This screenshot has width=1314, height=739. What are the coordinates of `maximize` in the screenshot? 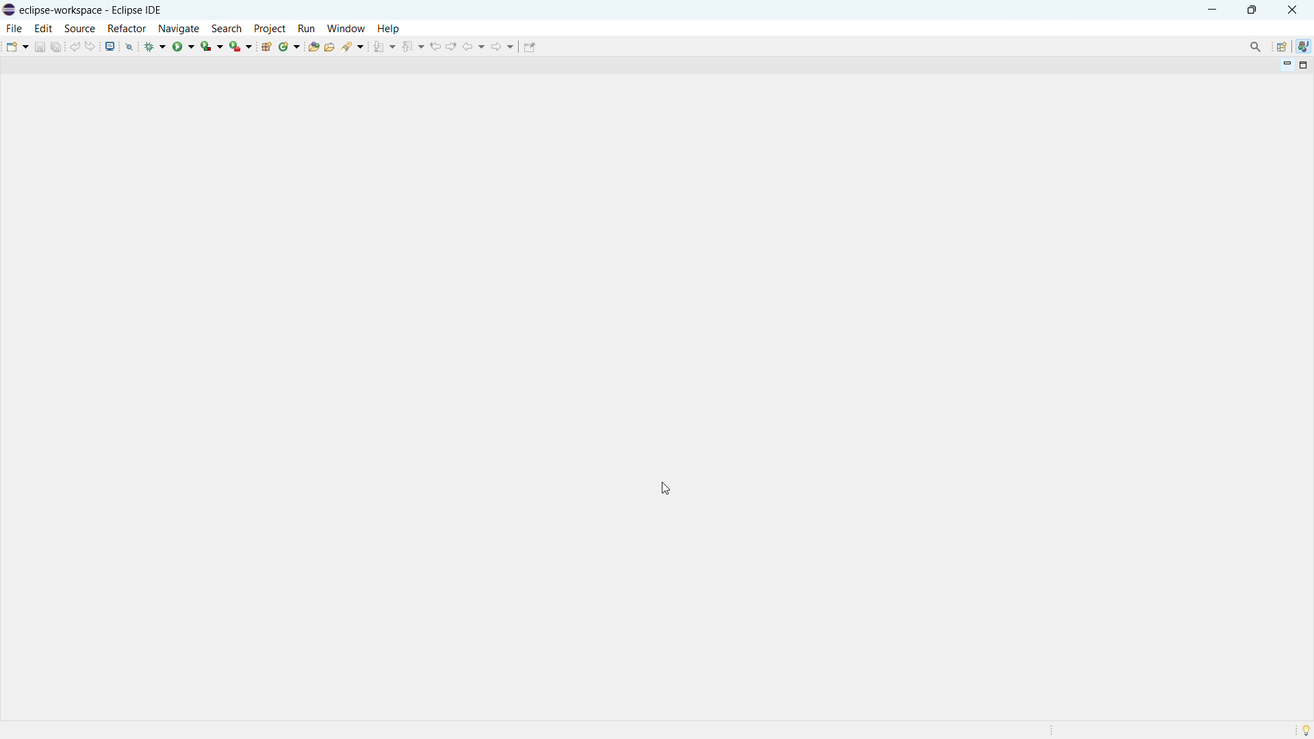 It's located at (1252, 9).